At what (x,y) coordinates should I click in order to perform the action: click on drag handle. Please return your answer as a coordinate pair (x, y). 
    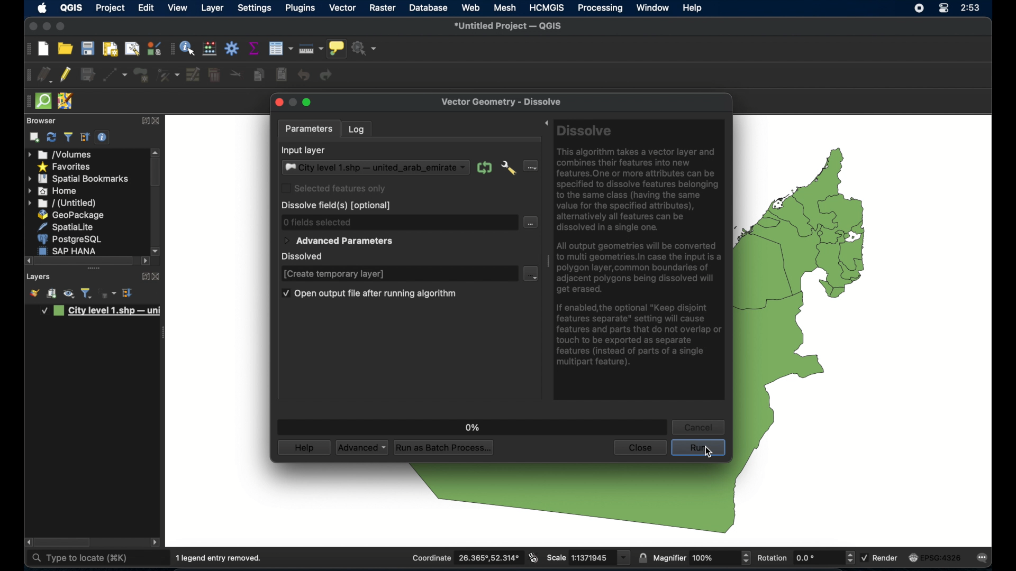
    Looking at the image, I should click on (165, 332).